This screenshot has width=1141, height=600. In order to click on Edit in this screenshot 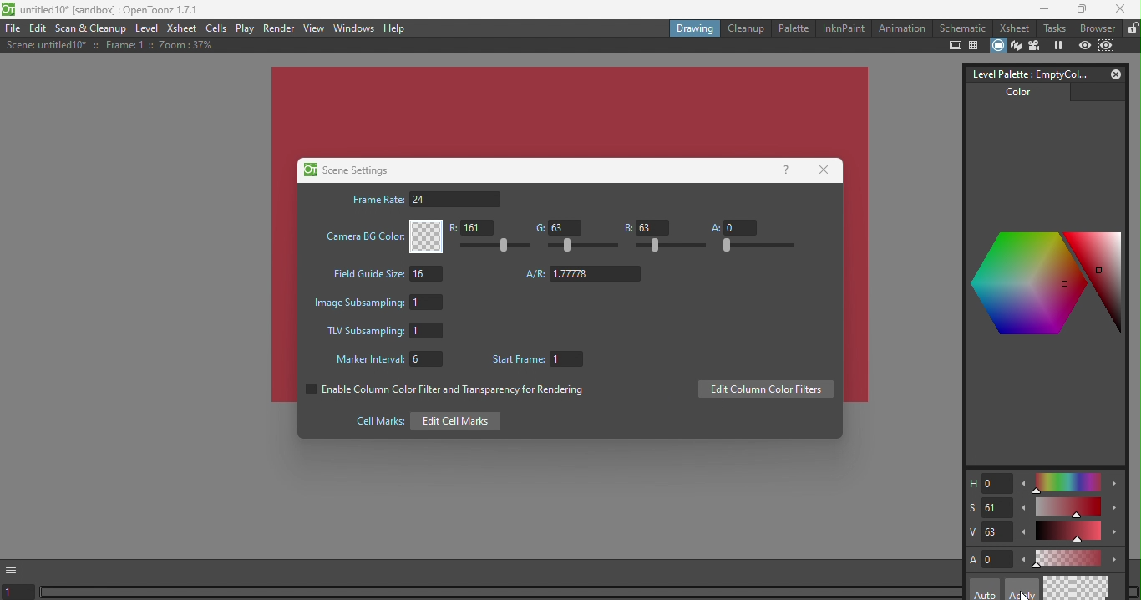, I will do `click(40, 29)`.